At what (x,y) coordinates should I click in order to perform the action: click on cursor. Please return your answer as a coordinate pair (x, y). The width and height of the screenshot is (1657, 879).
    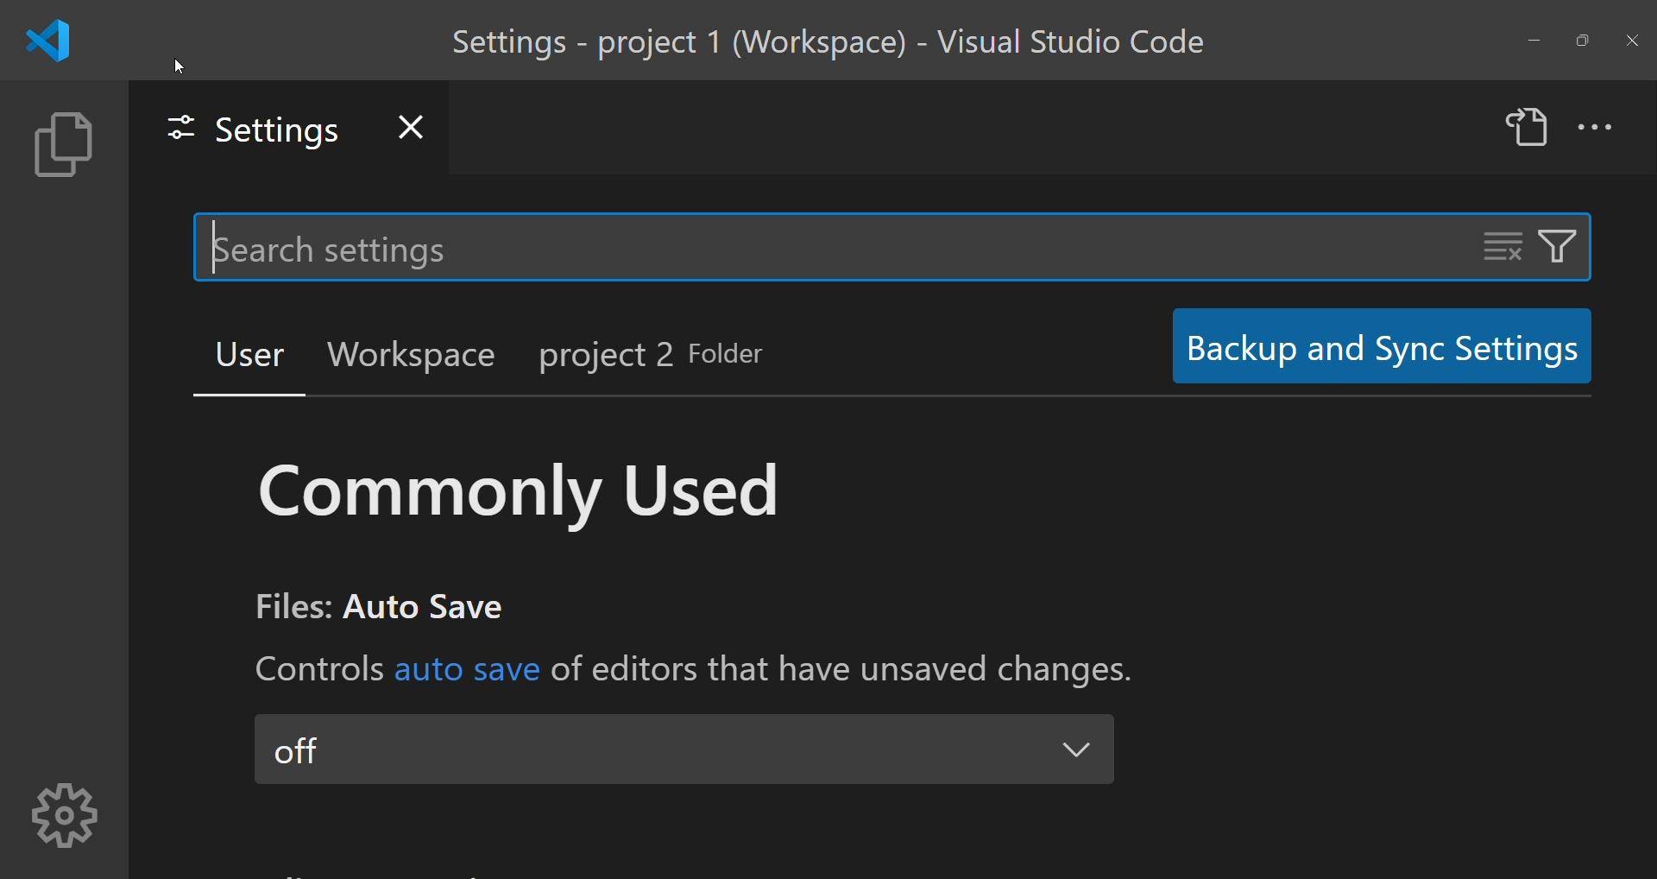
    Looking at the image, I should click on (192, 66).